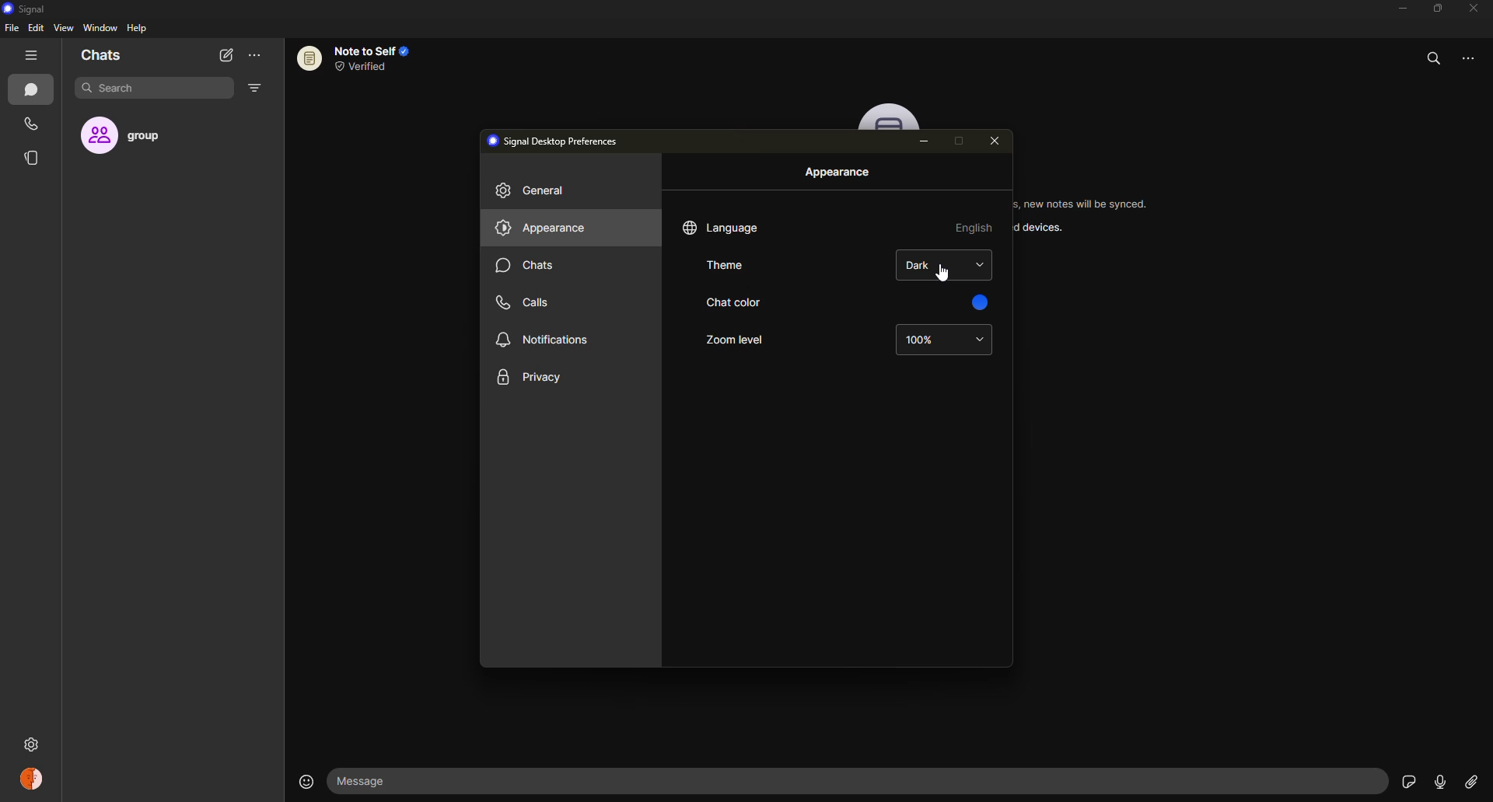  Describe the element at coordinates (302, 779) in the screenshot. I see `emoji` at that location.